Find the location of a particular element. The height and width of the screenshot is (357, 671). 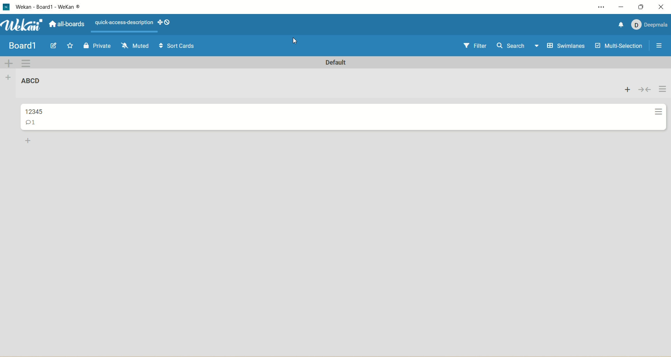

favorite is located at coordinates (68, 47).